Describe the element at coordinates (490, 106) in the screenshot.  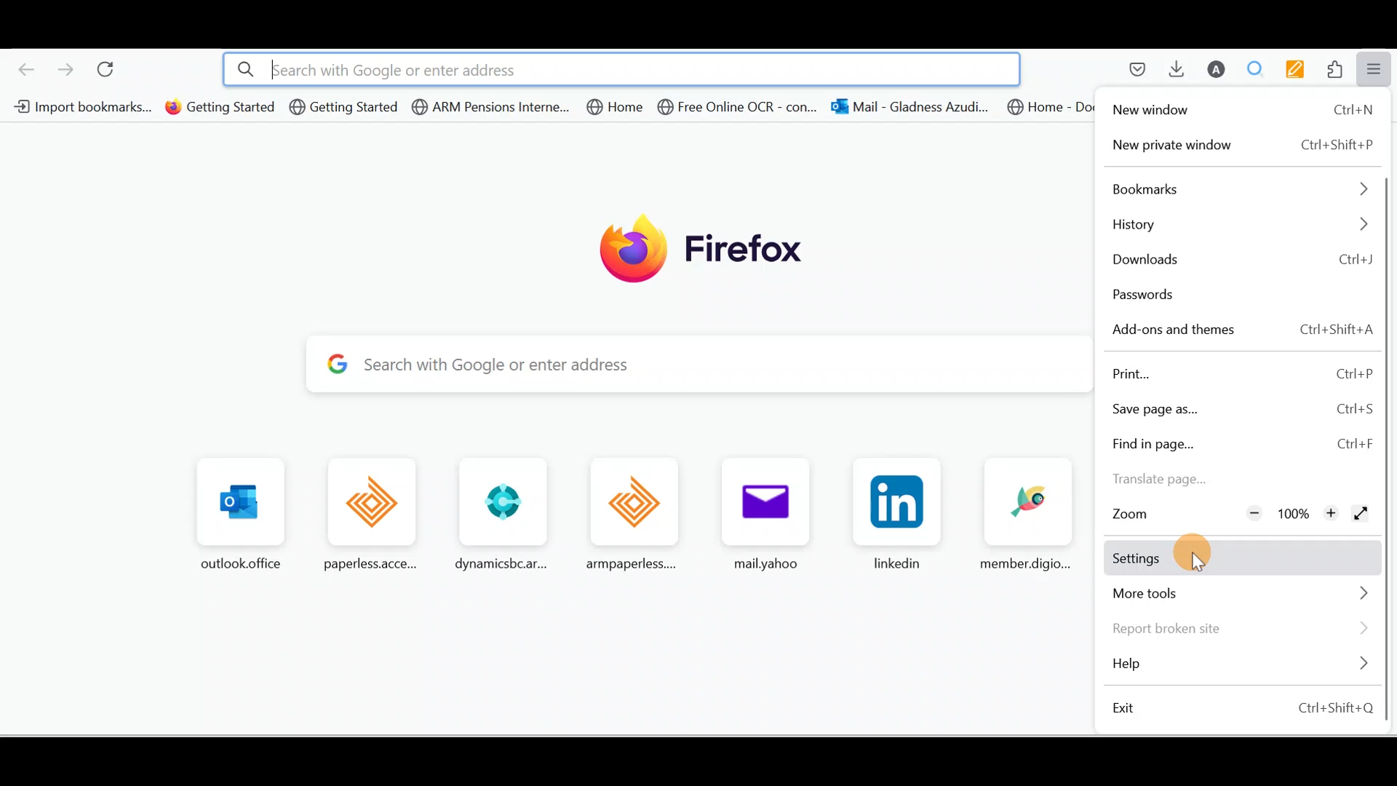
I see `Bookmark 4` at that location.